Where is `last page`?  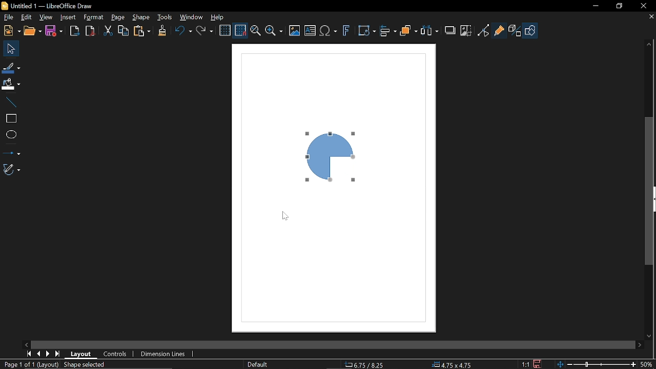 last page is located at coordinates (58, 354).